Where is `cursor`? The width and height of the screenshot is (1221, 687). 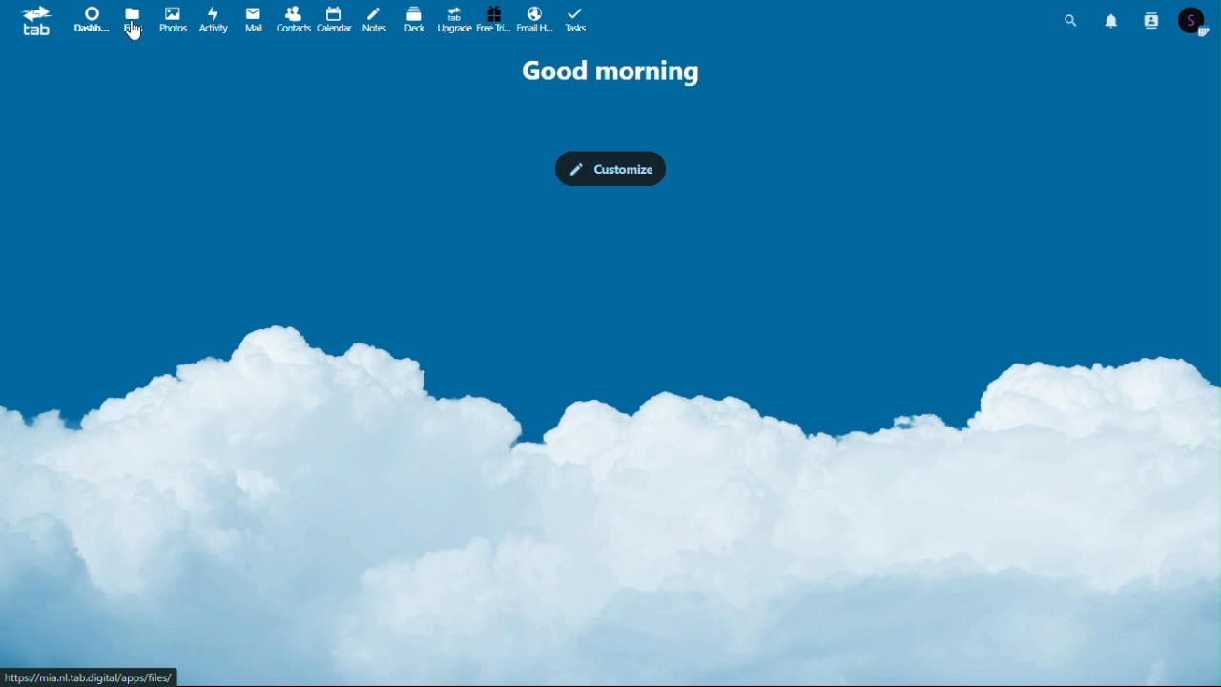
cursor is located at coordinates (134, 33).